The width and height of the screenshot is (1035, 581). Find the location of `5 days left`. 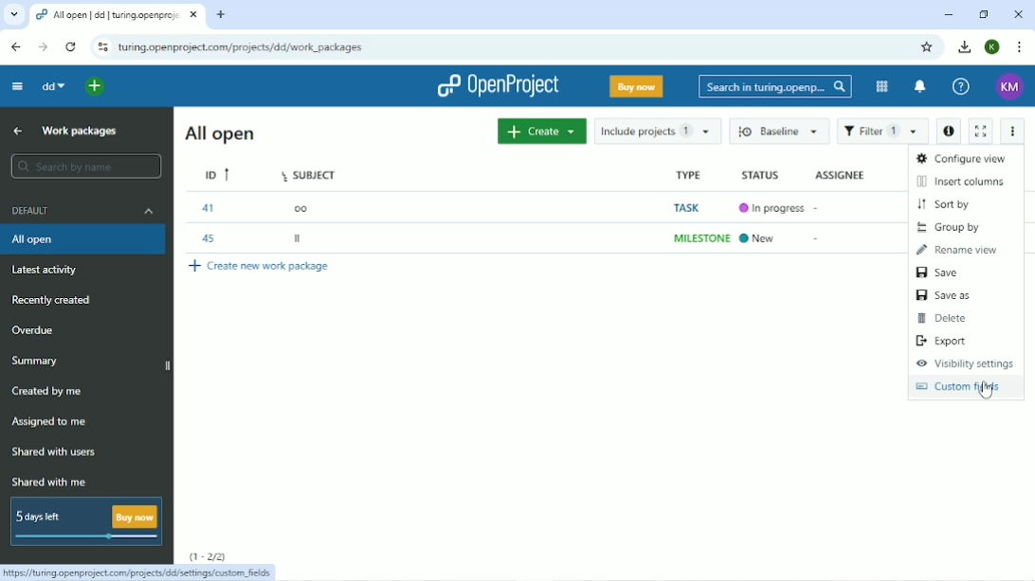

5 days left is located at coordinates (85, 521).